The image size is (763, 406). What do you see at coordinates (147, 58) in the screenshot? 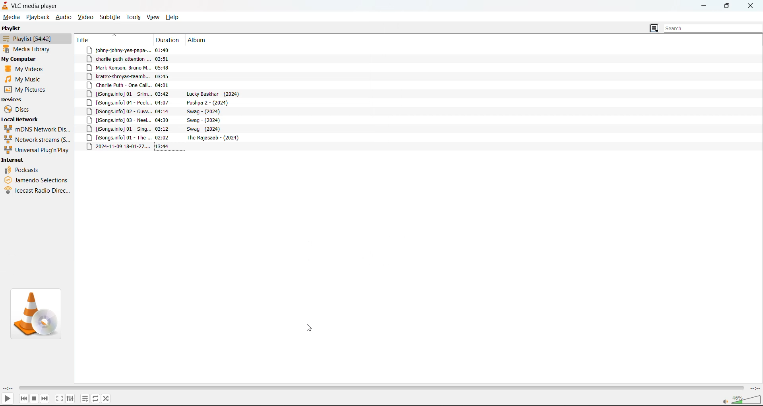
I see `track 2 title, duration and album details` at bounding box center [147, 58].